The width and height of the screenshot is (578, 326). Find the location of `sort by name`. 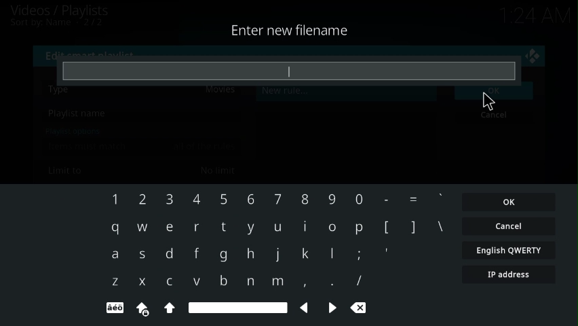

sort by name is located at coordinates (59, 24).